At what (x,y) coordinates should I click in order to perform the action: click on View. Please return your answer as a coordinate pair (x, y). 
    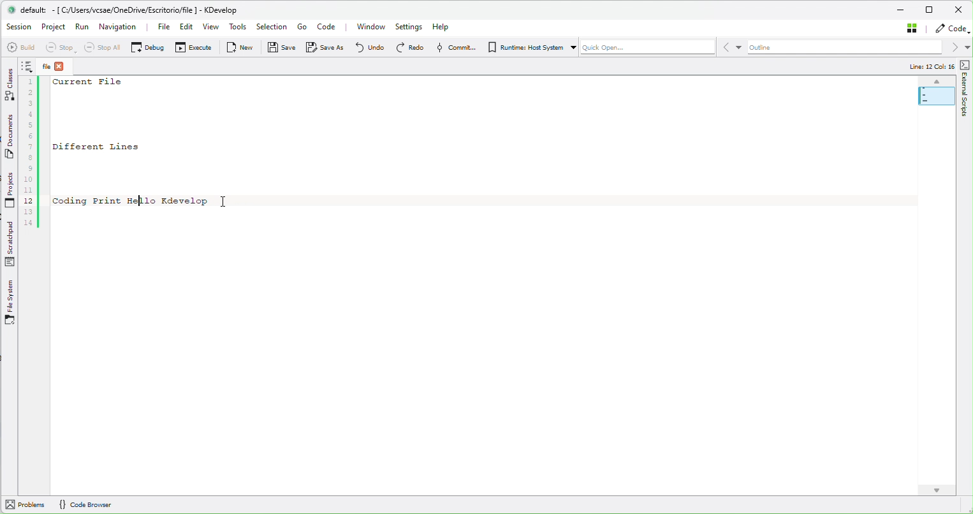
    Looking at the image, I should click on (211, 27).